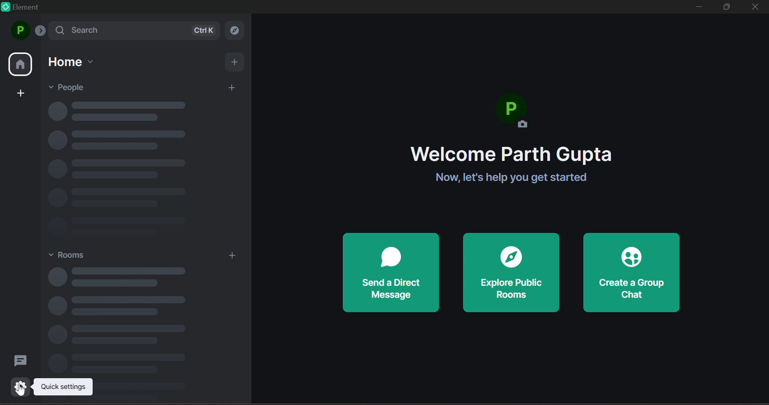  Describe the element at coordinates (632, 273) in the screenshot. I see `create a group chat` at that location.